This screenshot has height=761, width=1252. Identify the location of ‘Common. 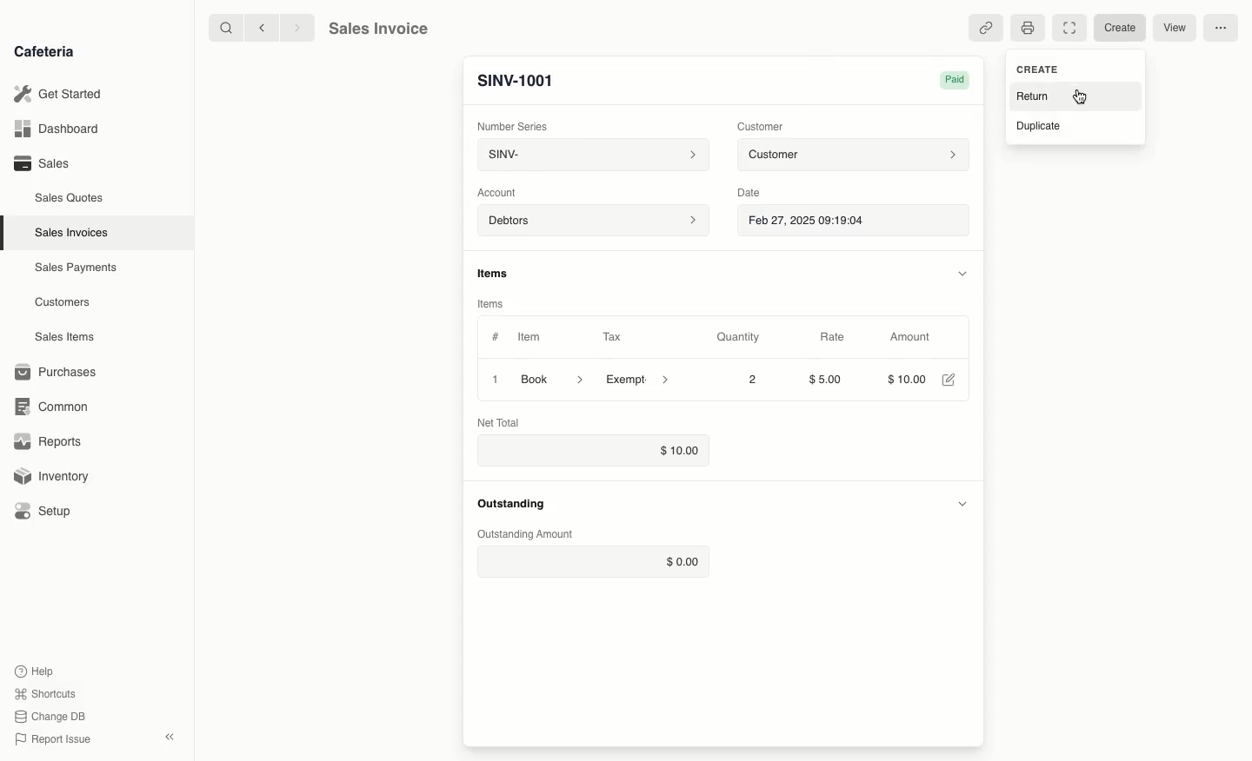
(52, 406).